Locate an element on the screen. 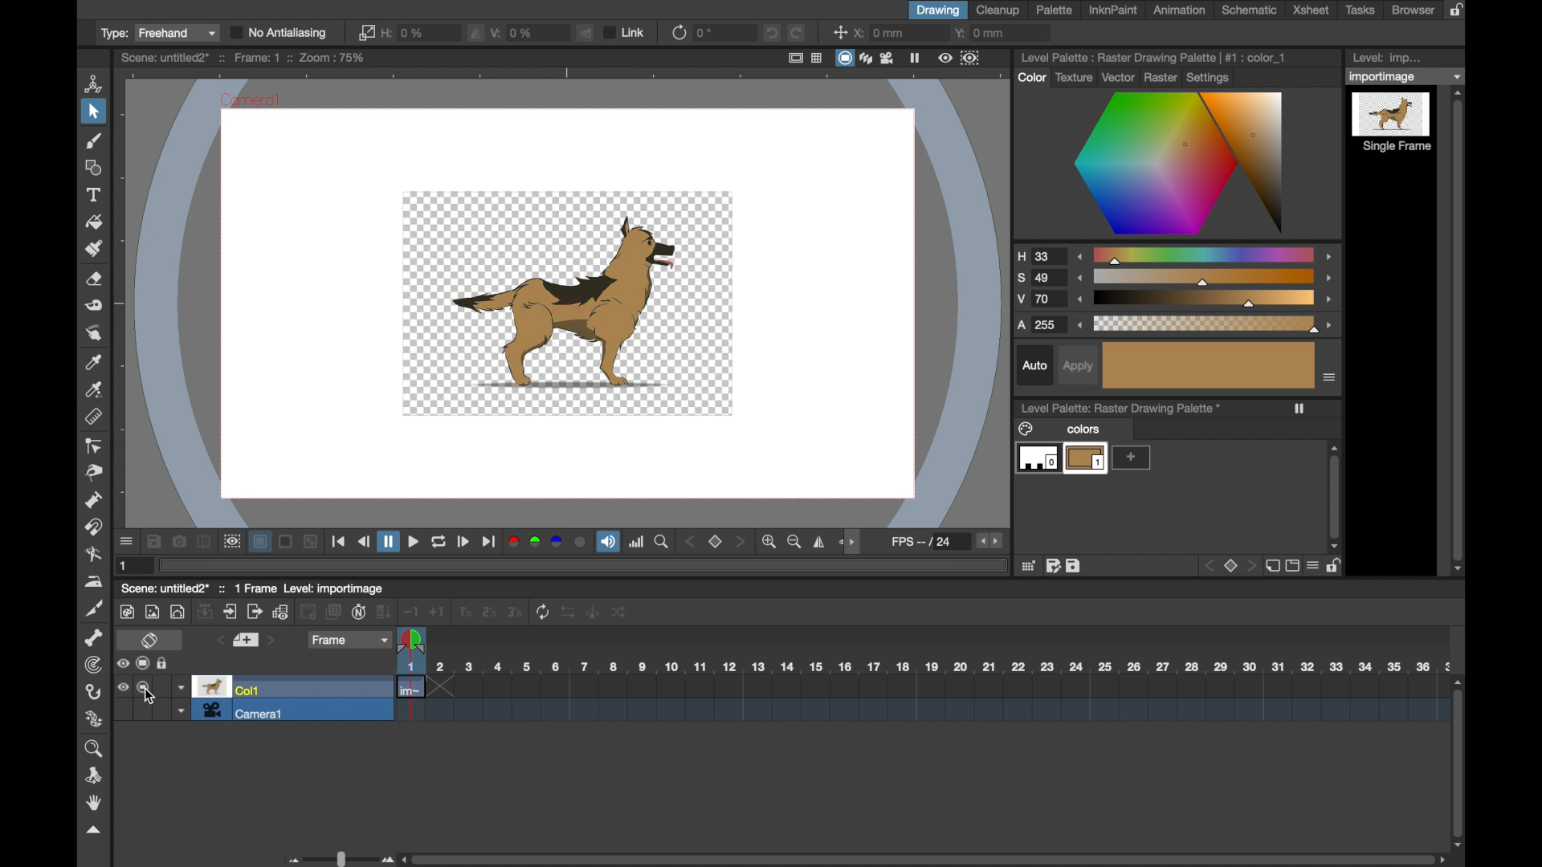 This screenshot has height=867, width=1542. histogram is located at coordinates (638, 543).